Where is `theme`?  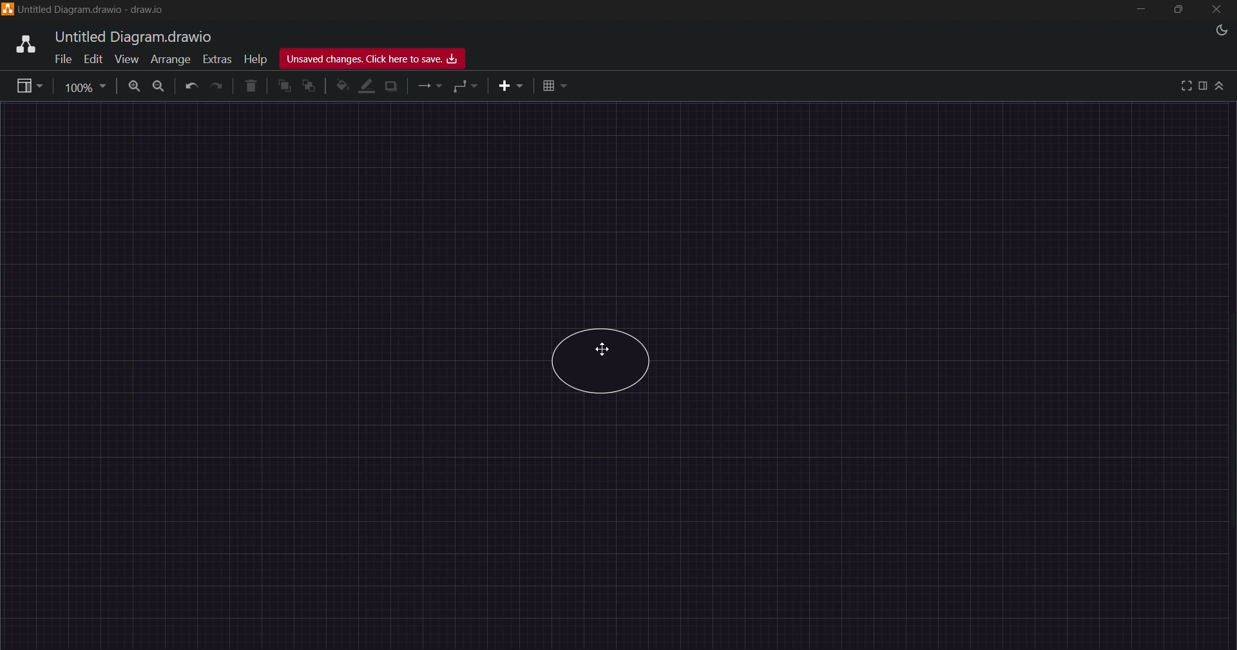
theme is located at coordinates (1224, 31).